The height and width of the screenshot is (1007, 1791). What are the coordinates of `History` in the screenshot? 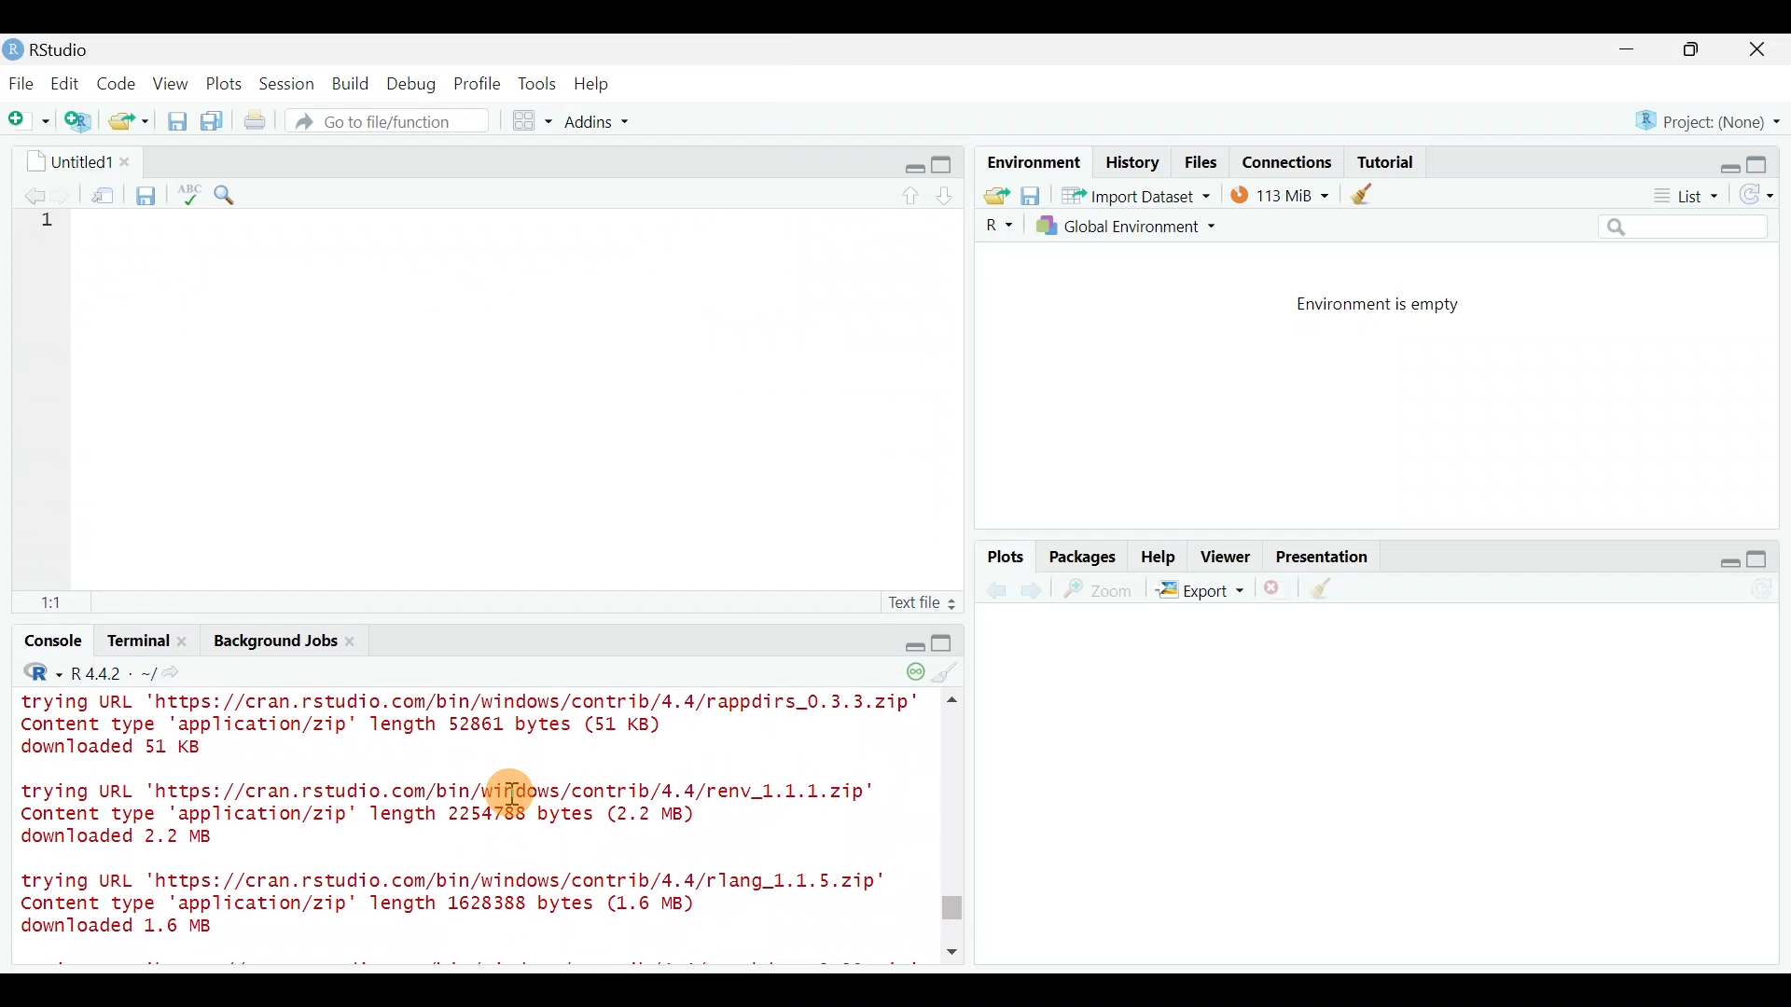 It's located at (1132, 161).